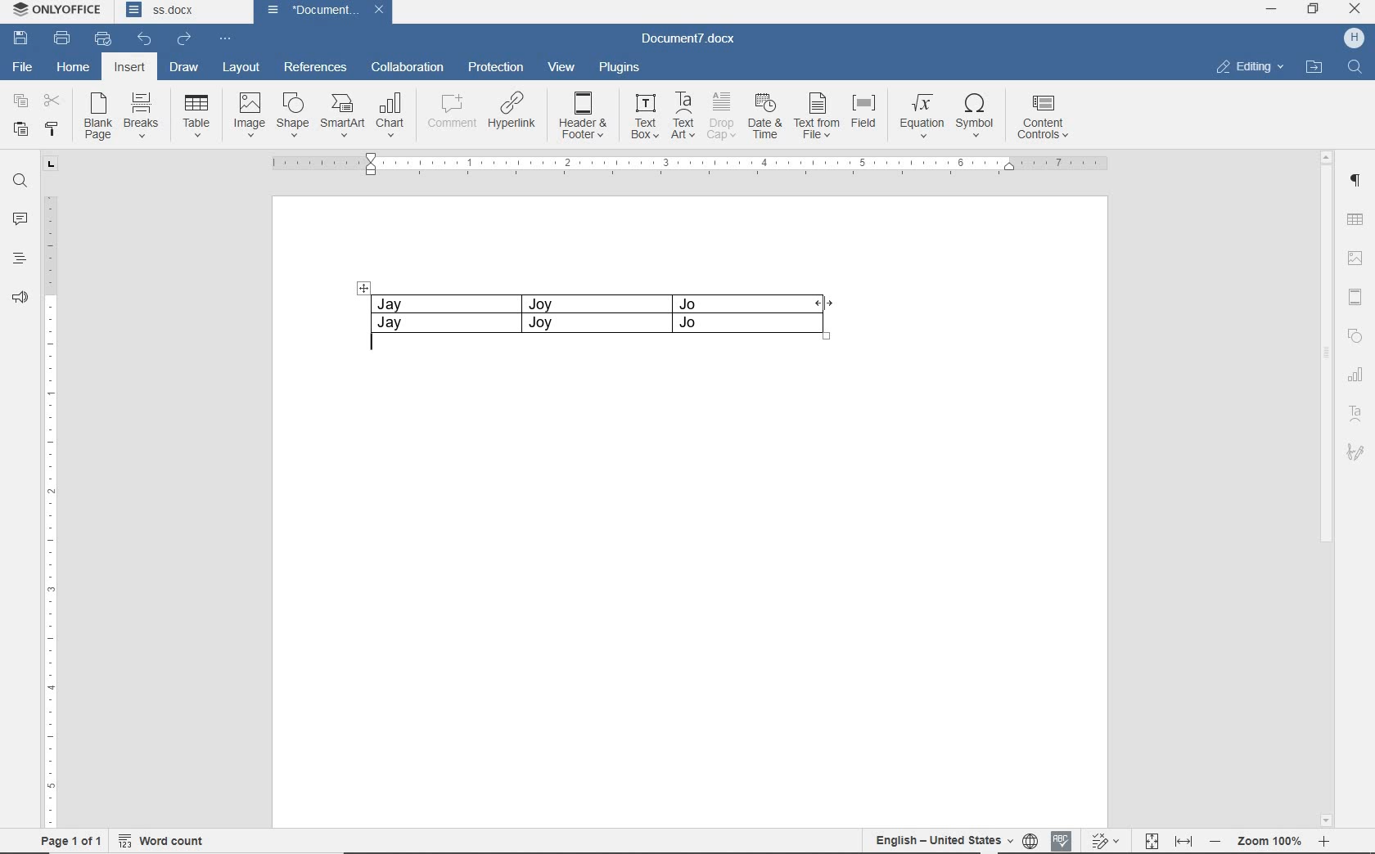 The height and width of the screenshot is (854, 1375). Describe the element at coordinates (103, 39) in the screenshot. I see `QUICK PRINT` at that location.